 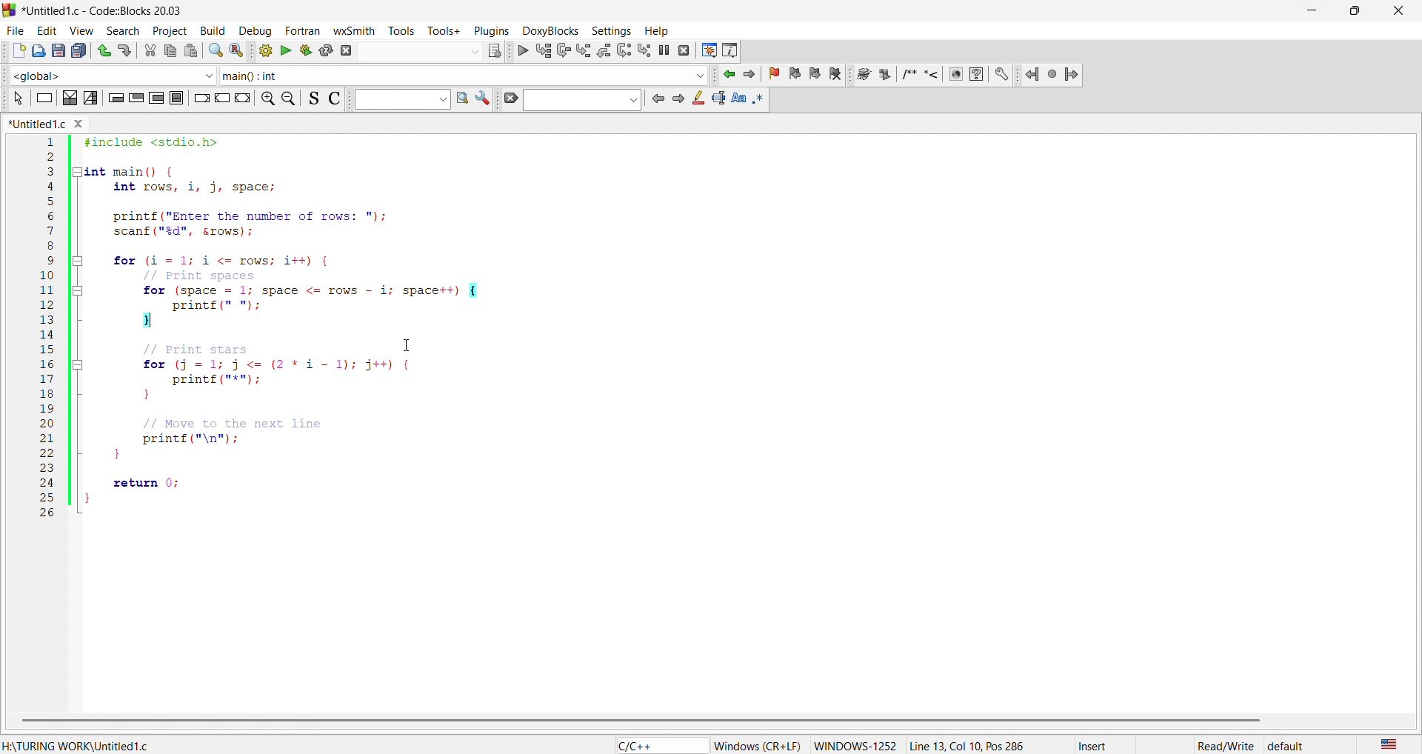 I want to click on web, so click(x=956, y=75).